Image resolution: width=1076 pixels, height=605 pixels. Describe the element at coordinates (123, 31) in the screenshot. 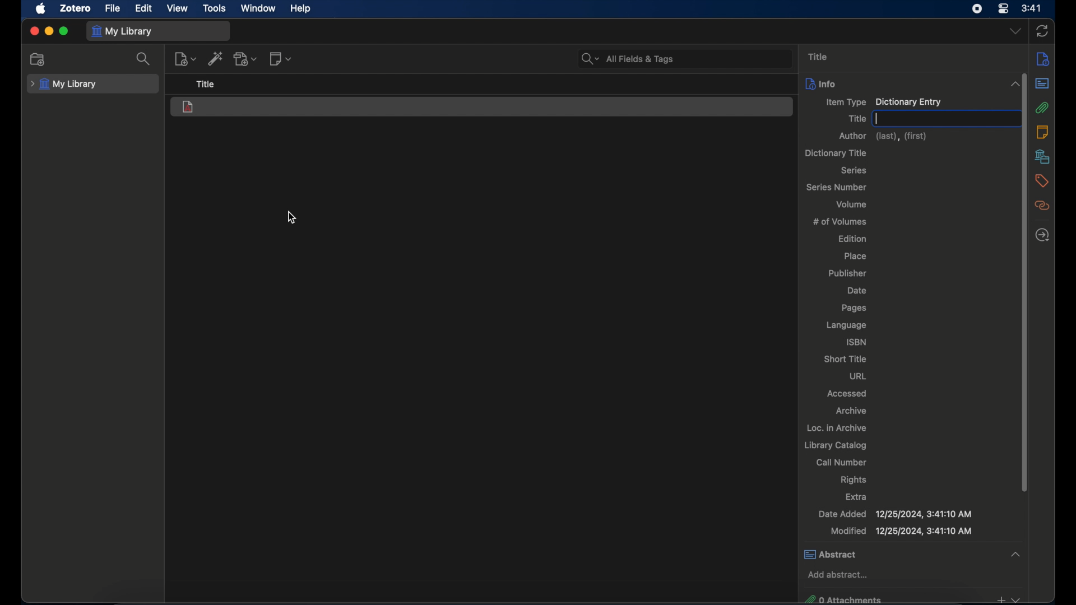

I see `my library` at that location.